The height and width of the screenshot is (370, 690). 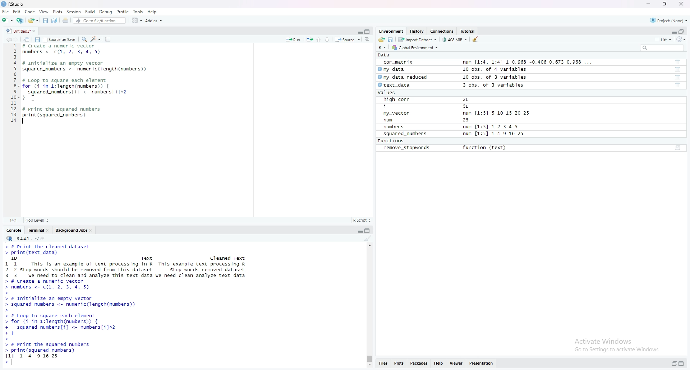 What do you see at coordinates (33, 20) in the screenshot?
I see `Open an existing file` at bounding box center [33, 20].